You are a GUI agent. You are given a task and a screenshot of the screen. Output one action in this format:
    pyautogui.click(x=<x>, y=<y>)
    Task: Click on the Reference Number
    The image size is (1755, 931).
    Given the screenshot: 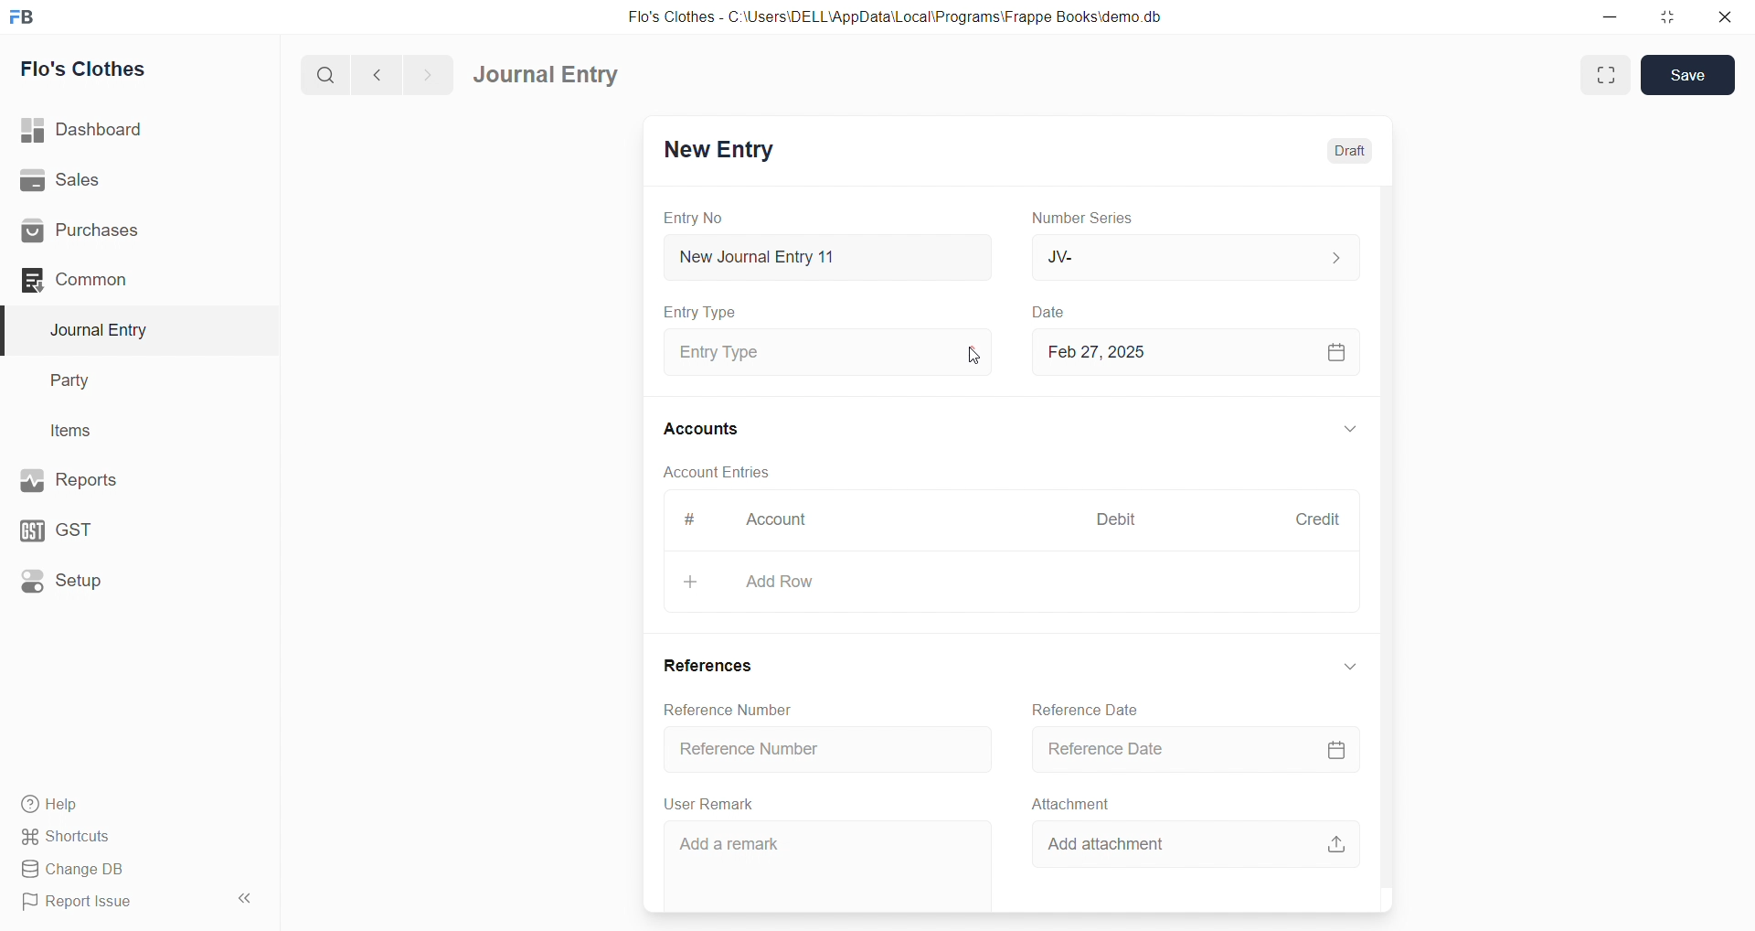 What is the action you would take?
    pyautogui.click(x=829, y=750)
    